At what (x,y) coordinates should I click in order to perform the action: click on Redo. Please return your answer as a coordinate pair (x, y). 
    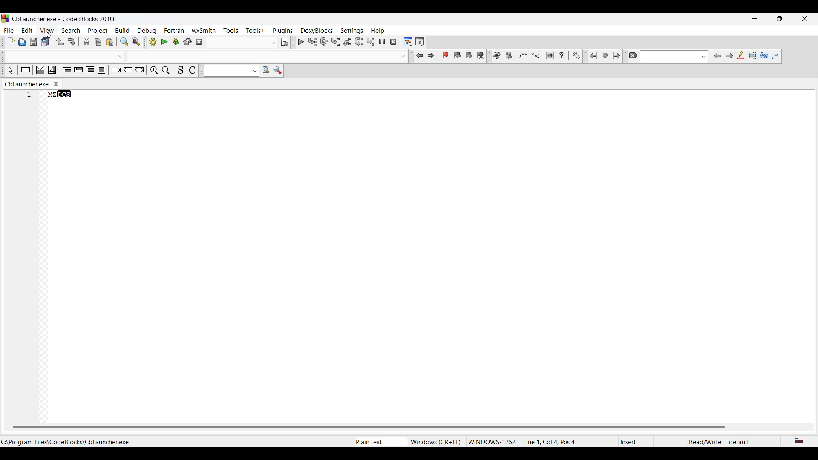
    Looking at the image, I should click on (72, 42).